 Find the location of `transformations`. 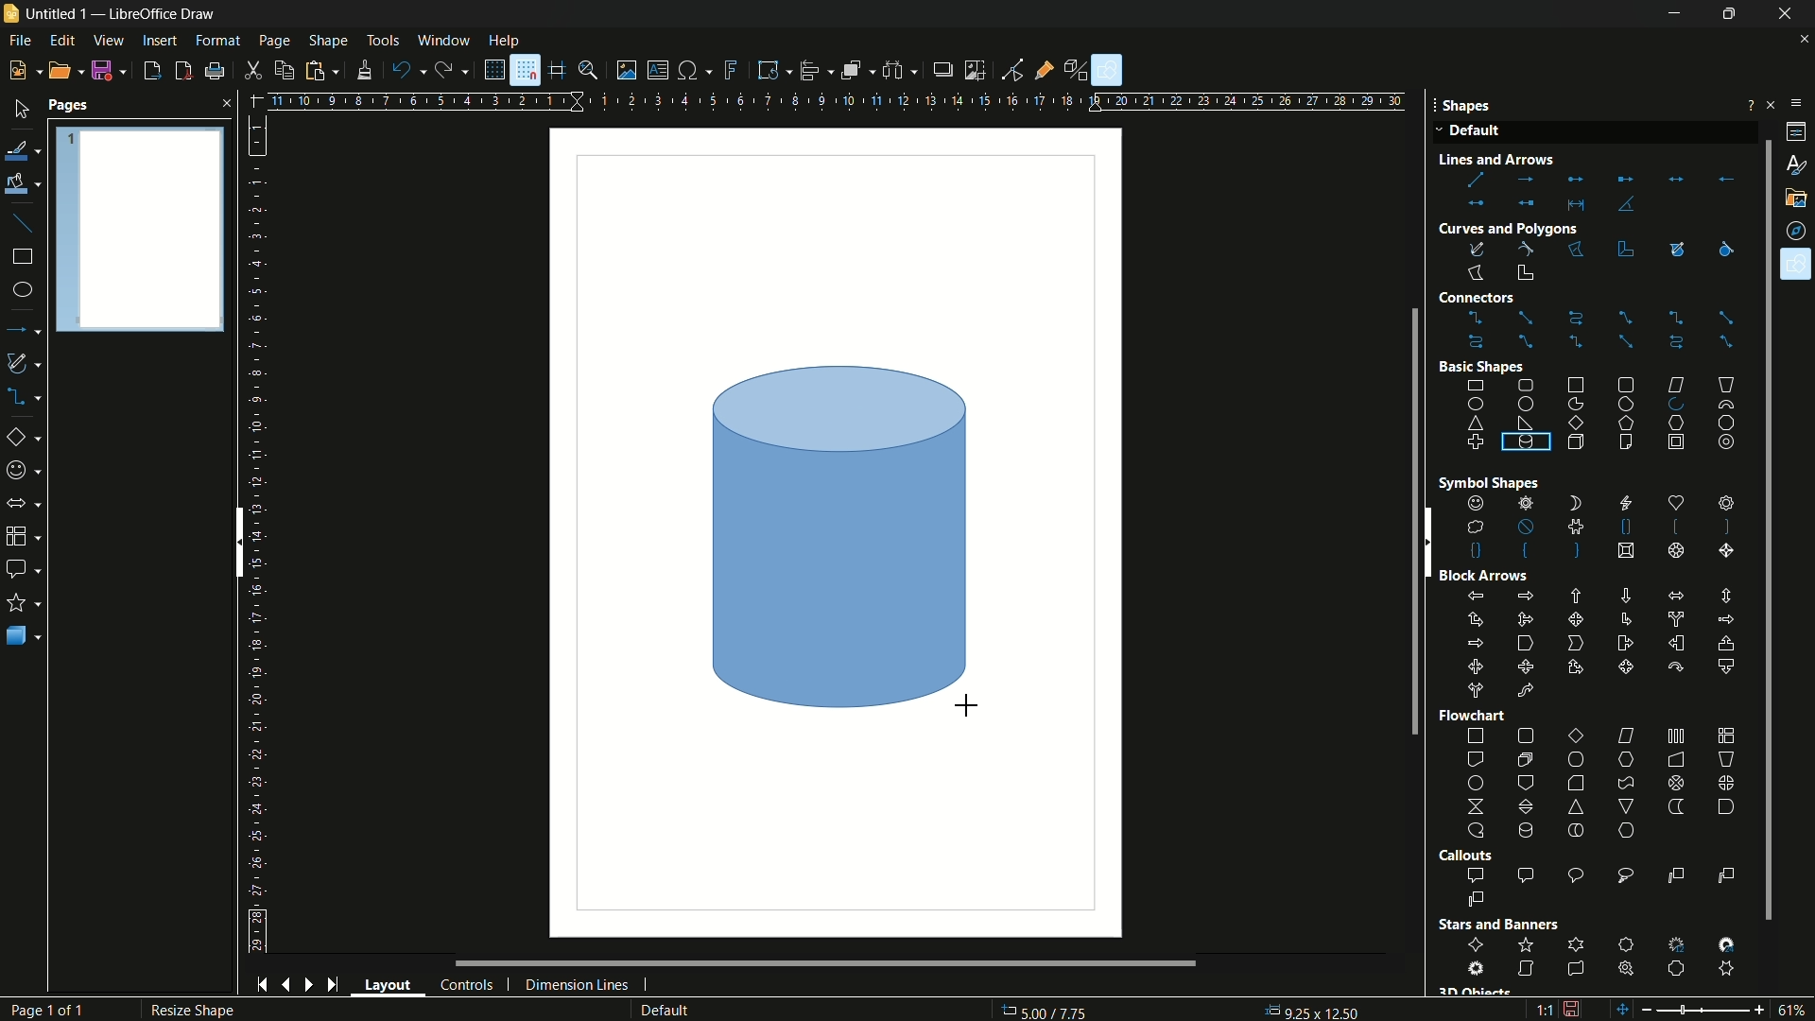

transformations is located at coordinates (773, 69).